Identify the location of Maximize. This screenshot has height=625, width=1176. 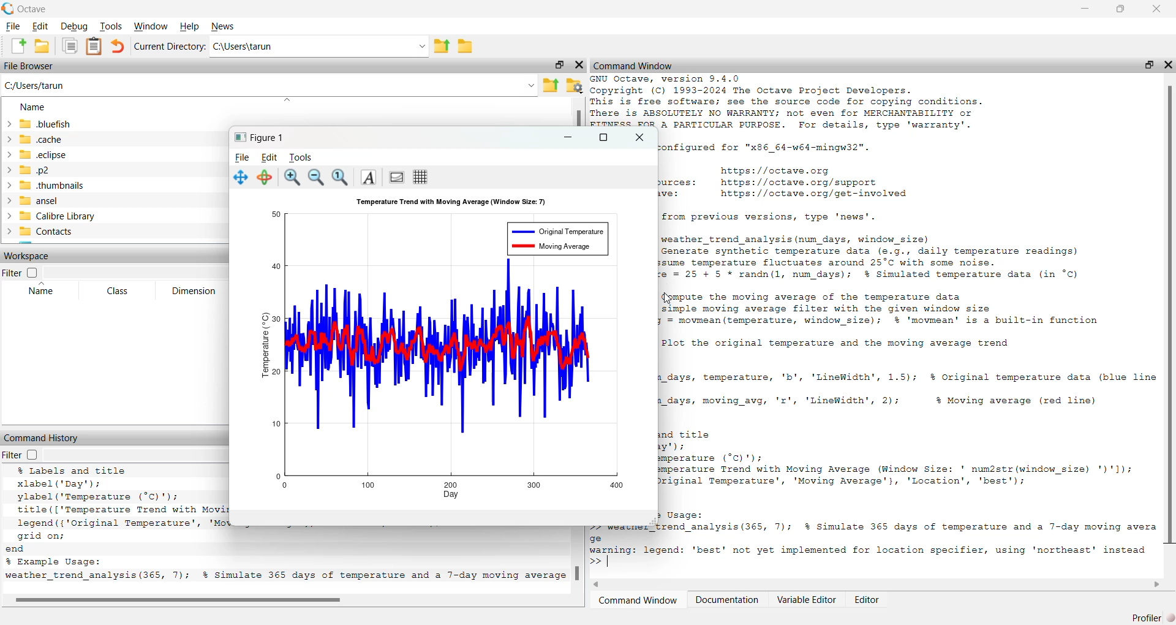
(602, 138).